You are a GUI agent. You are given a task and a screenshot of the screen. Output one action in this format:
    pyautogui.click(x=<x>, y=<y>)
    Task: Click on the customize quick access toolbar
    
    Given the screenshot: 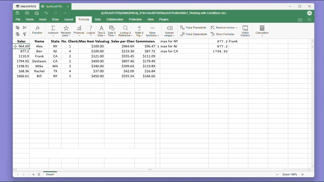 What is the action you would take?
    pyautogui.click(x=67, y=13)
    